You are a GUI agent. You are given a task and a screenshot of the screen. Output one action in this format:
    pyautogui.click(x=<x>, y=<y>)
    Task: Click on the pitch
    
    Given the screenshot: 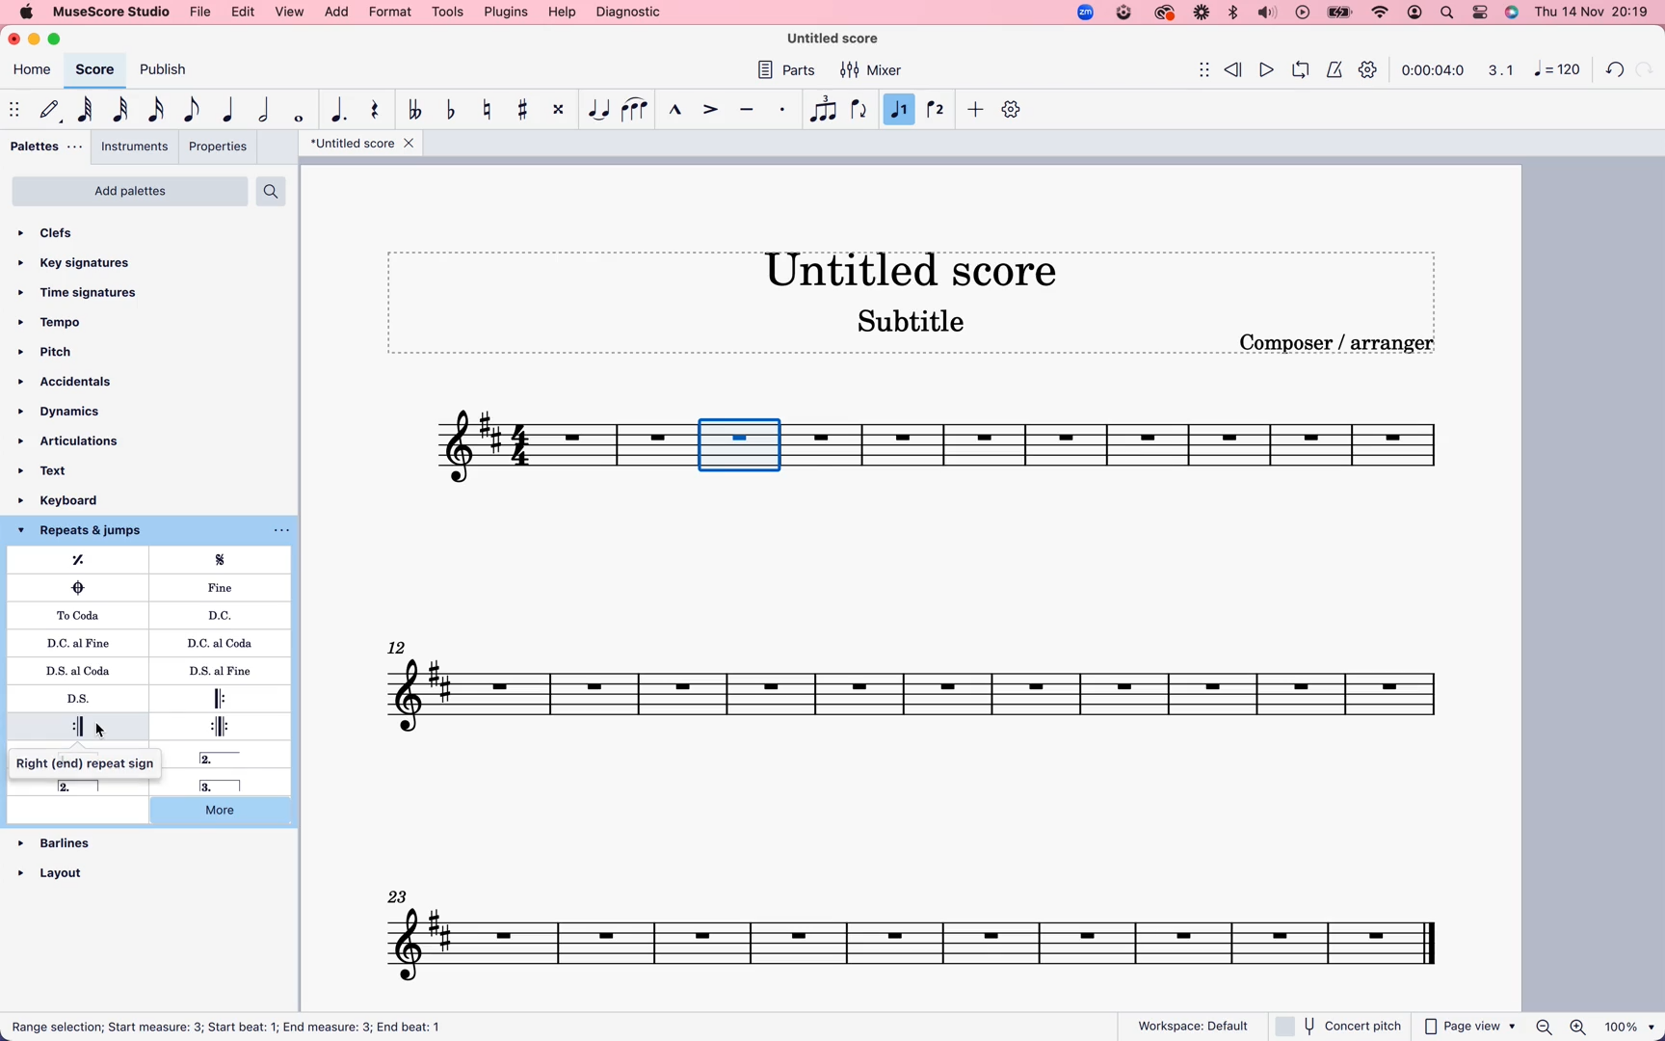 What is the action you would take?
    pyautogui.click(x=60, y=353)
    